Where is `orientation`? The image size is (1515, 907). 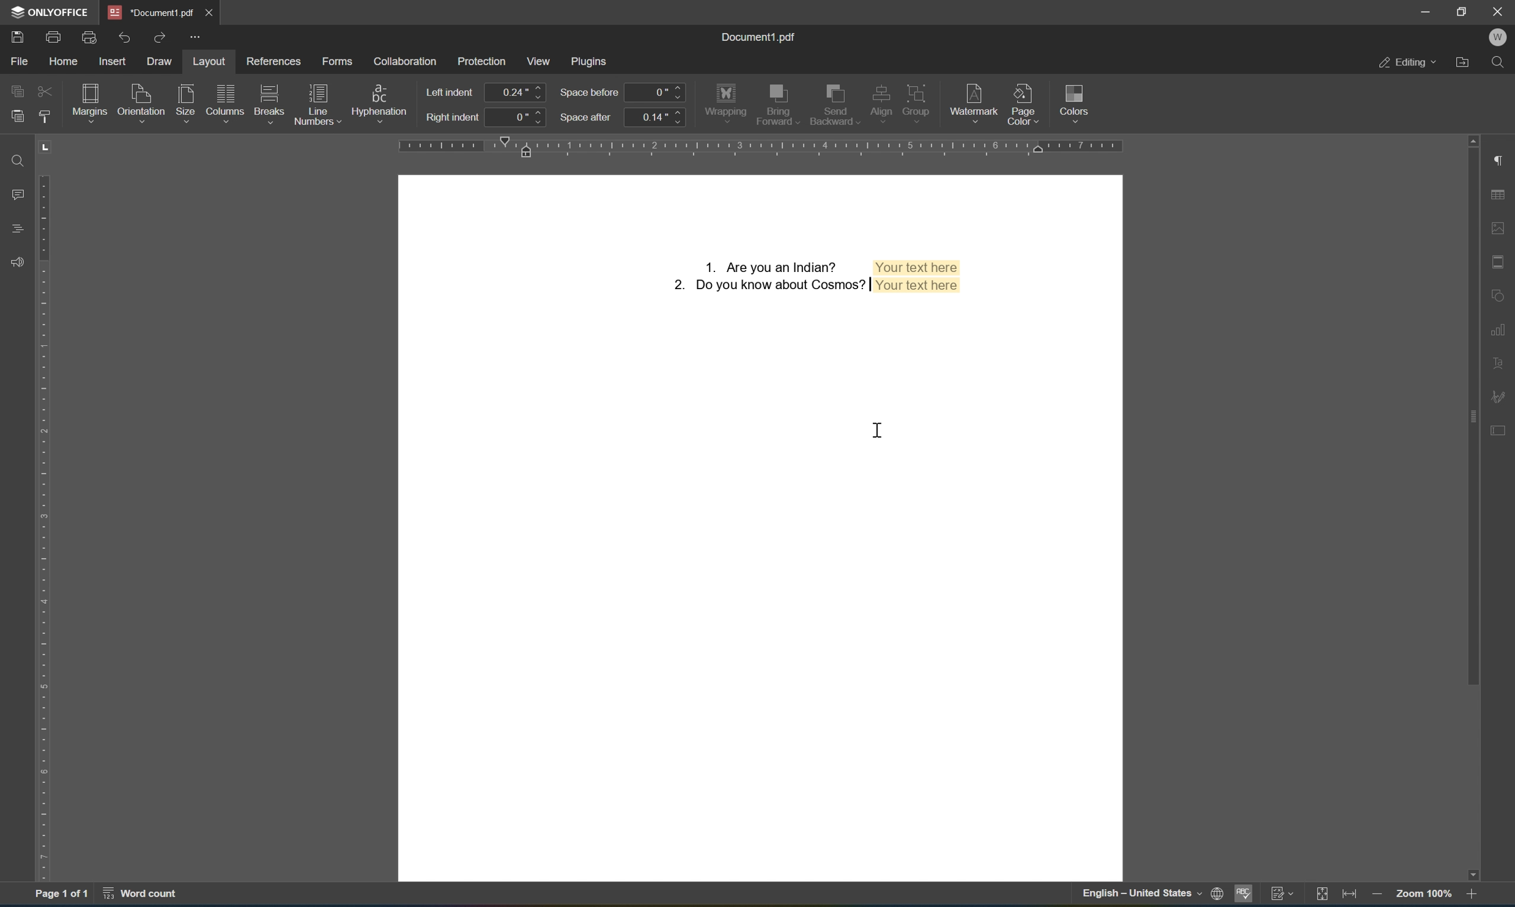
orientation is located at coordinates (141, 101).